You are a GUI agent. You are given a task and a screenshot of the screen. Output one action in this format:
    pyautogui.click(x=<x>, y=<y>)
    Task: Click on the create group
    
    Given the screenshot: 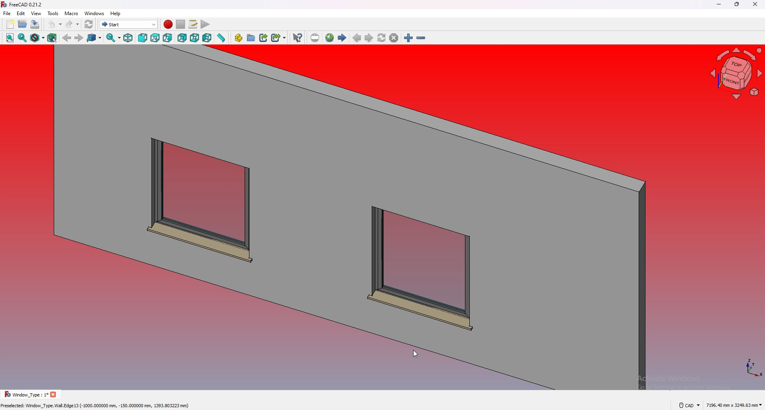 What is the action you would take?
    pyautogui.click(x=252, y=37)
    